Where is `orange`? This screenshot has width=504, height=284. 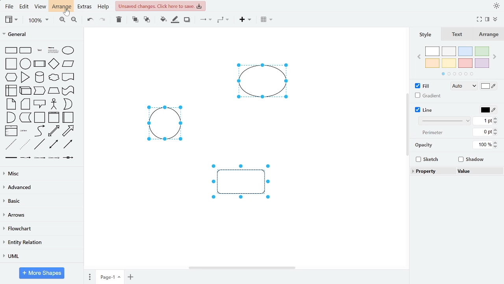
orange is located at coordinates (432, 63).